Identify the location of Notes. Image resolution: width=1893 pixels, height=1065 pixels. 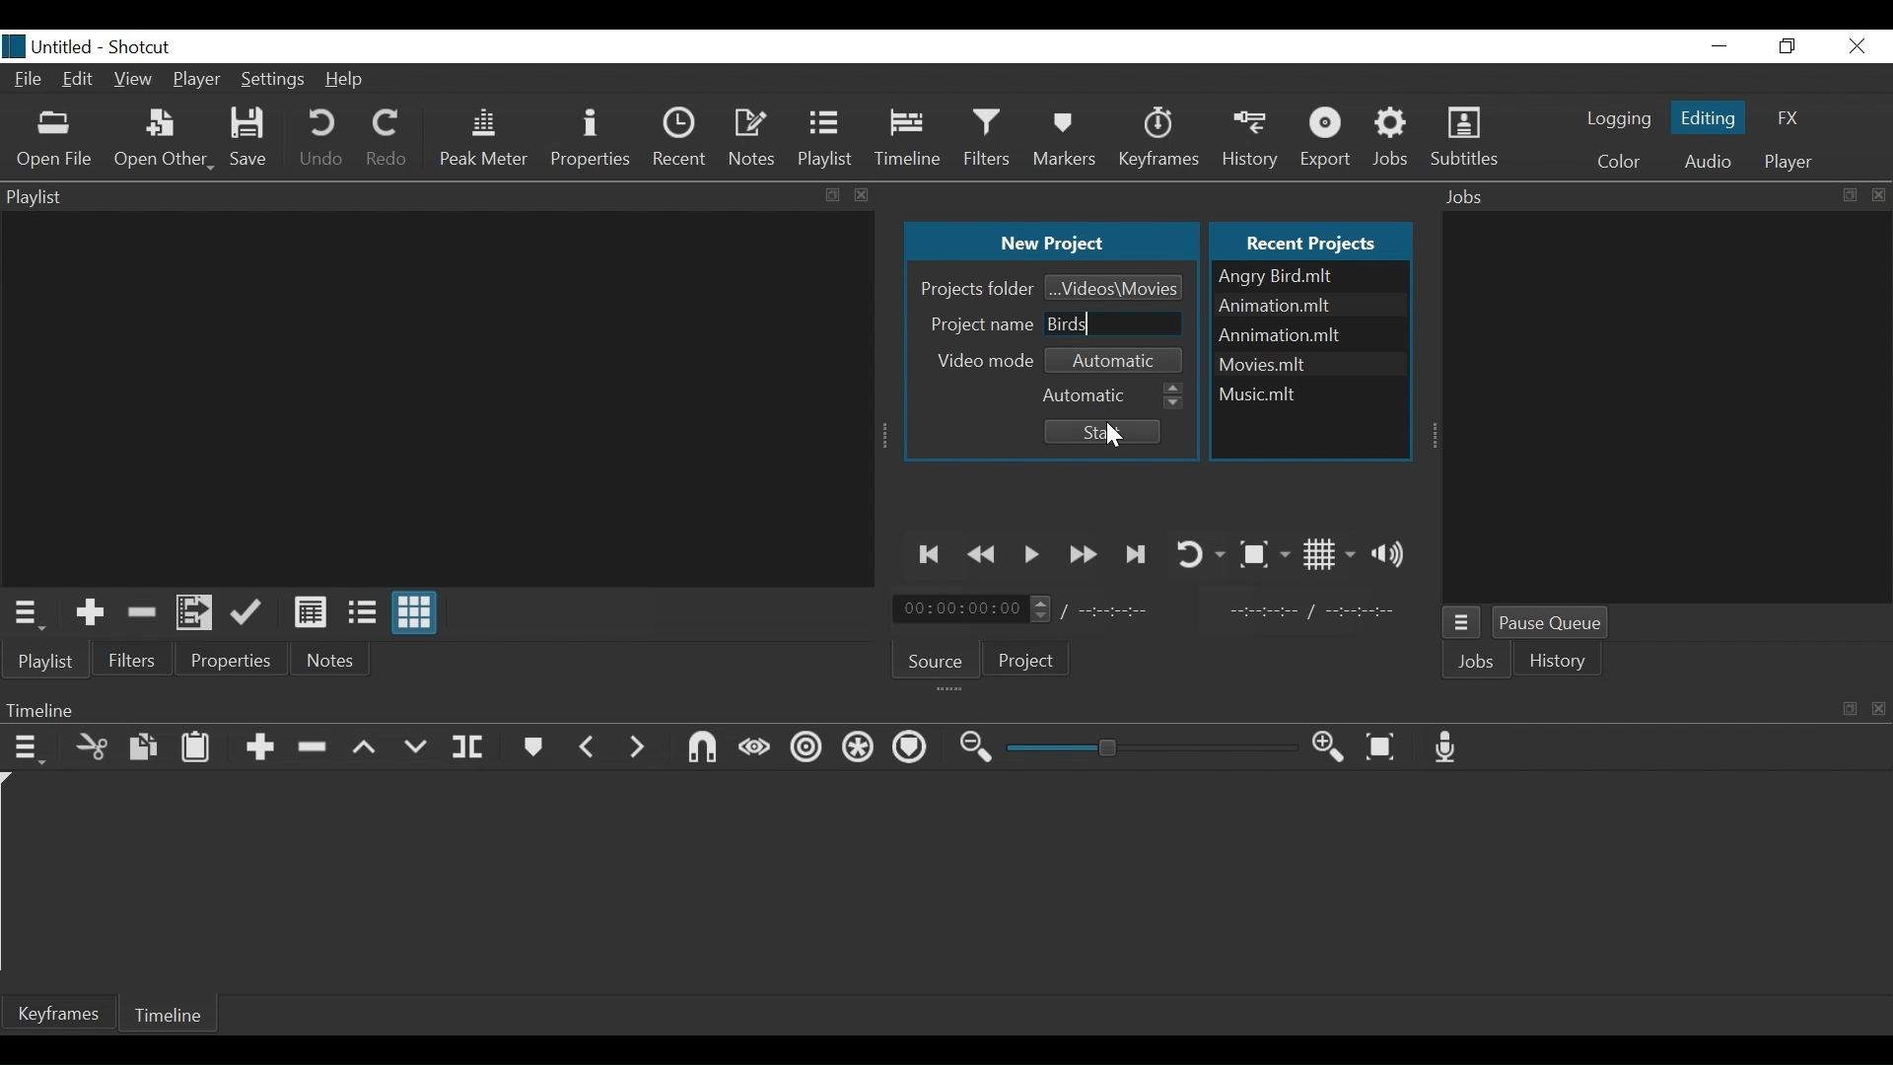
(753, 135).